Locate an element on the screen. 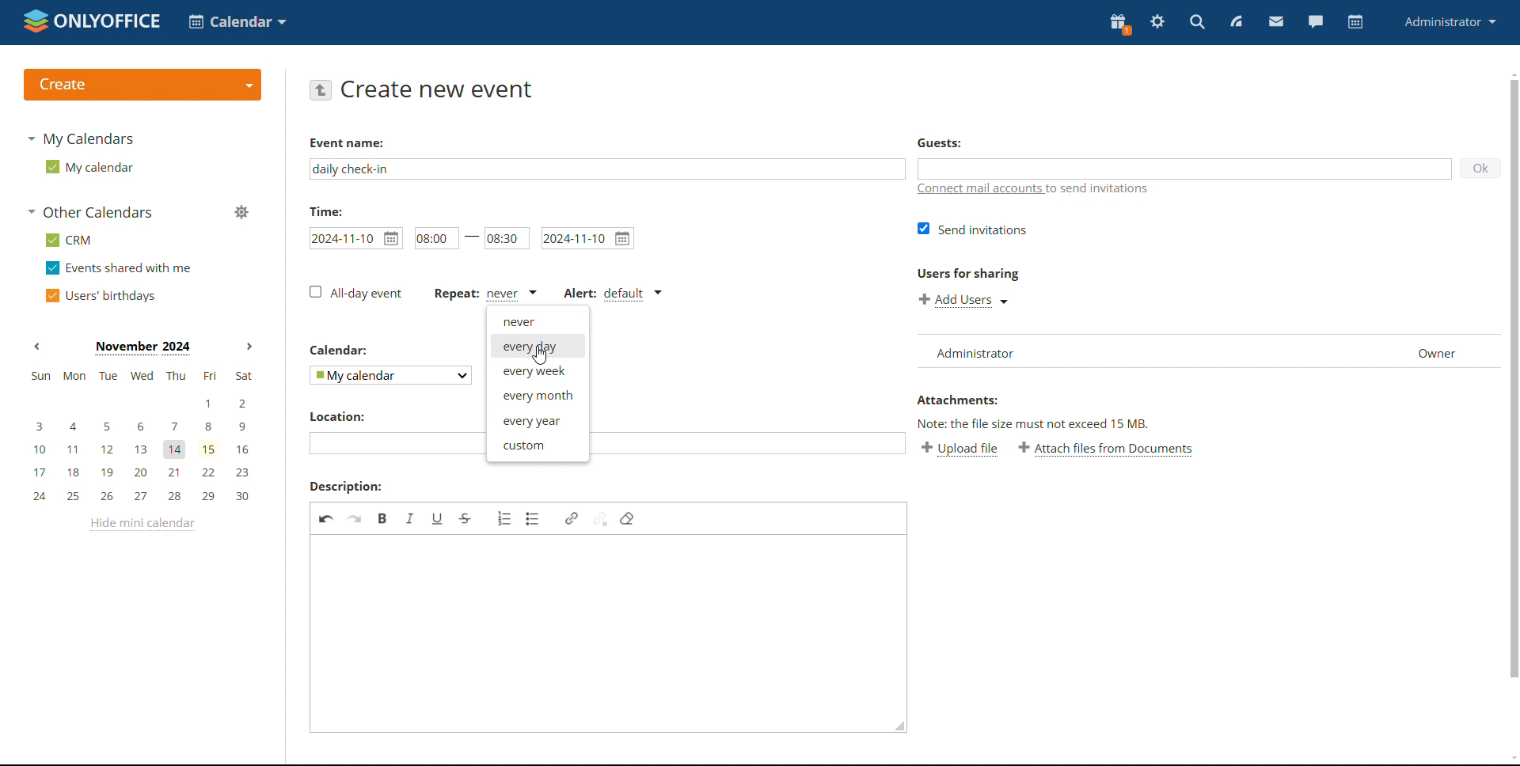  undo is located at coordinates (326, 518).